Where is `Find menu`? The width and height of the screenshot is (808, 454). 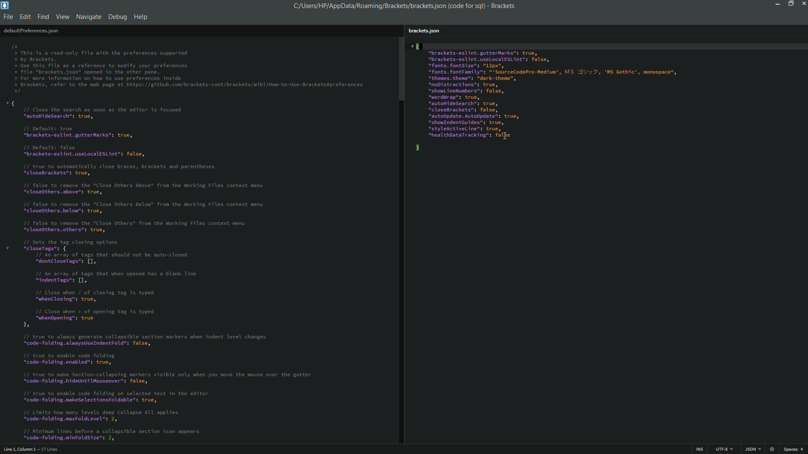 Find menu is located at coordinates (43, 17).